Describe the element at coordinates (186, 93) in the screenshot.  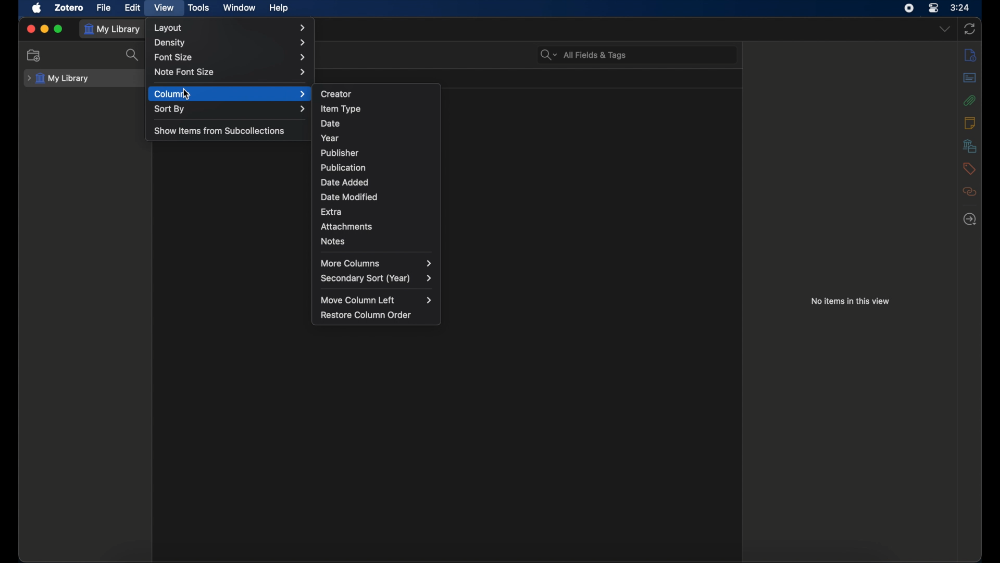
I see `Cursor` at that location.